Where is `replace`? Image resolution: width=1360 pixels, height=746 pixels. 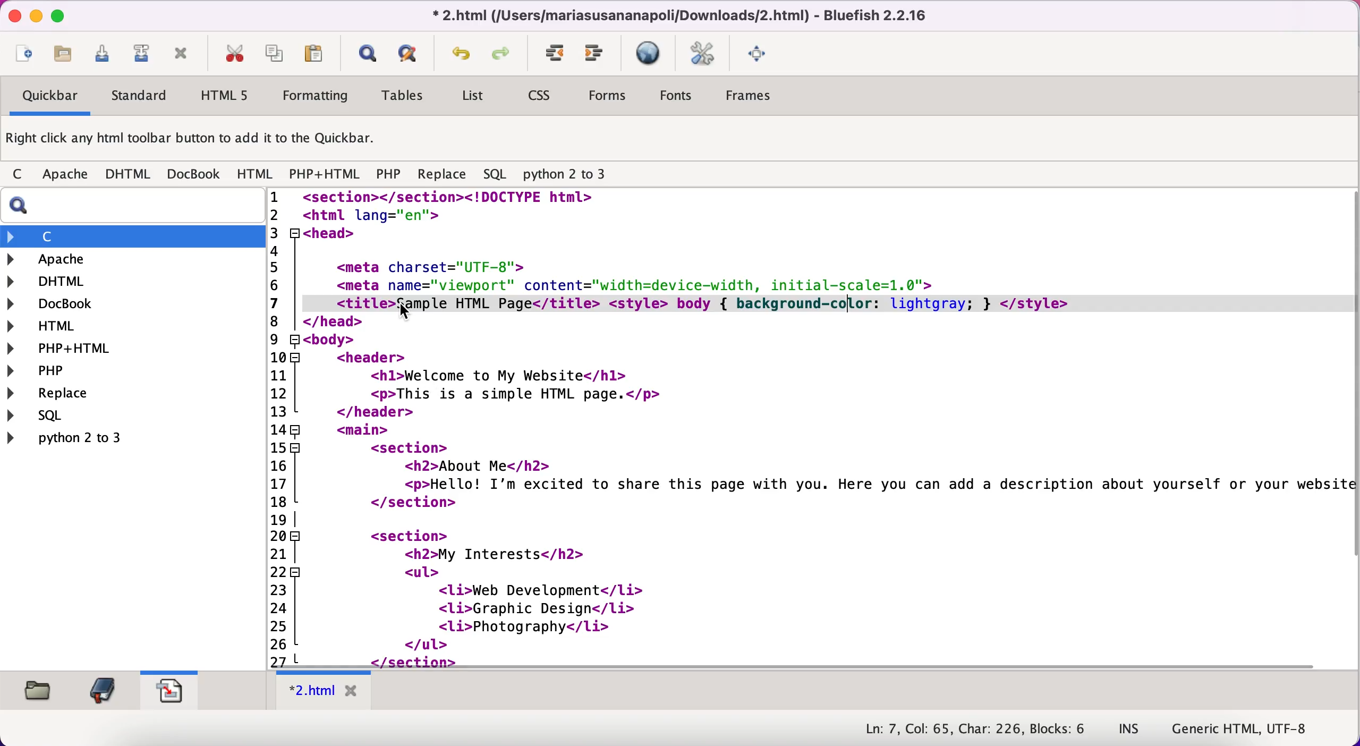 replace is located at coordinates (442, 177).